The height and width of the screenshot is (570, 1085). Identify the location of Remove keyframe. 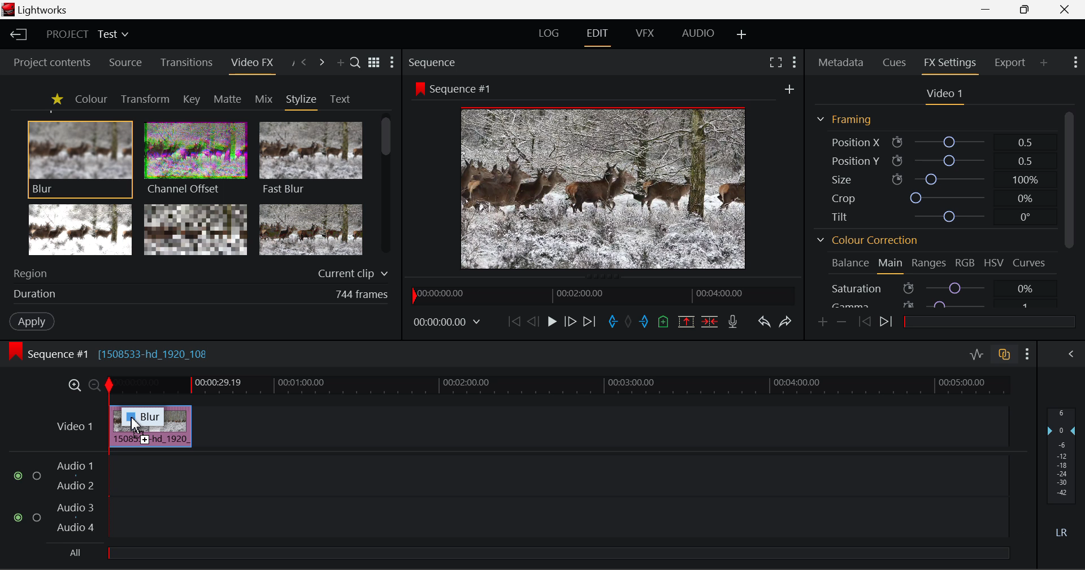
(841, 321).